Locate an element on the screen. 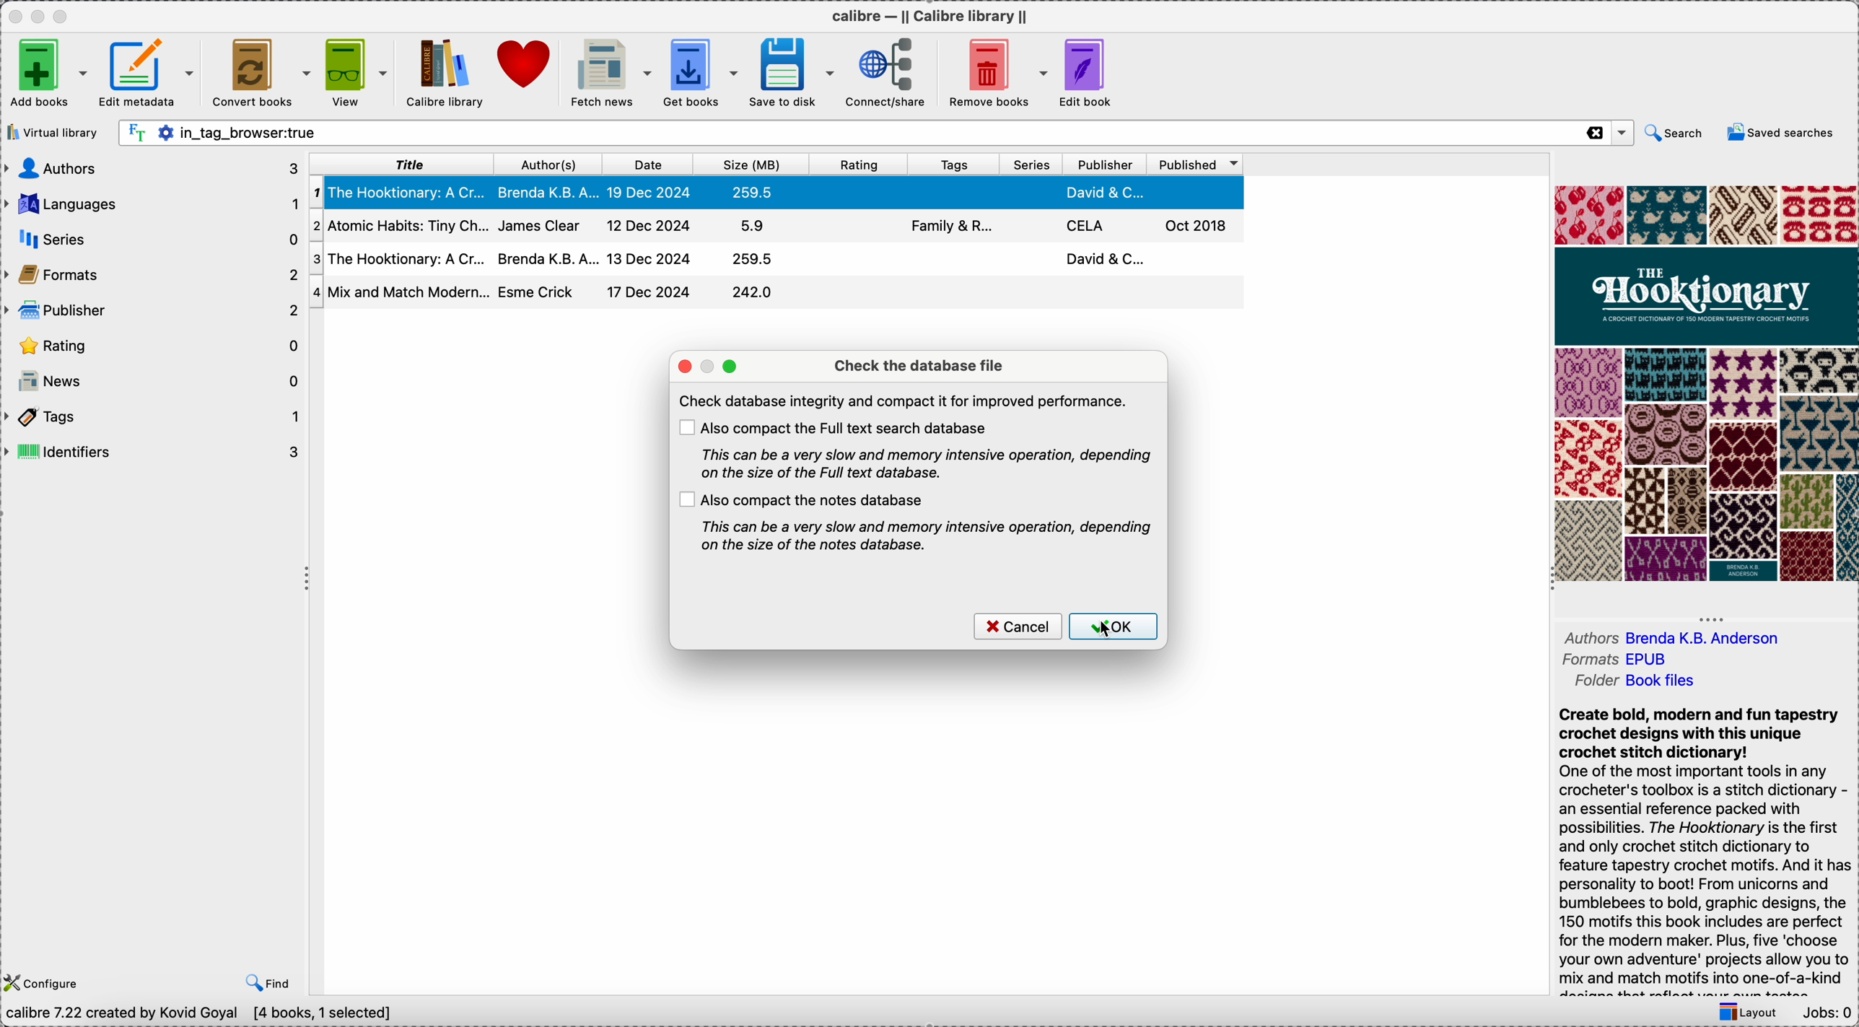 The image size is (1859, 1027). connect/share is located at coordinates (886, 74).